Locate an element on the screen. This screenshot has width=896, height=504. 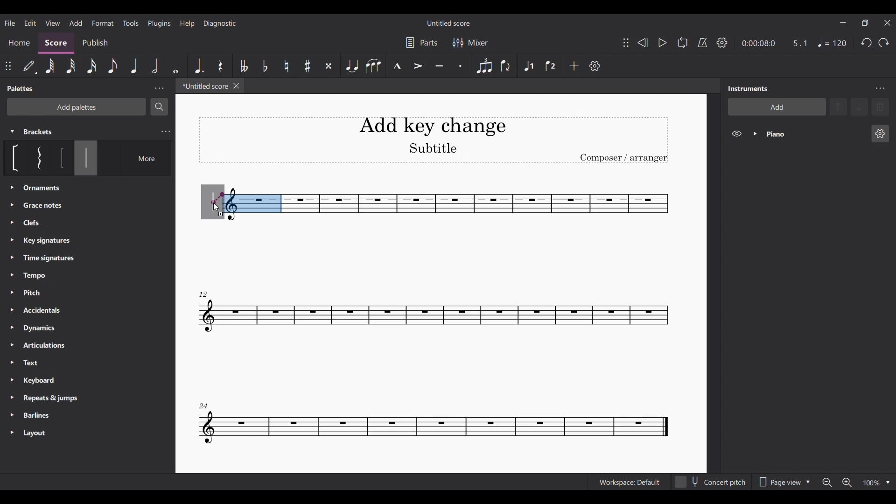
Add instruments is located at coordinates (777, 106).